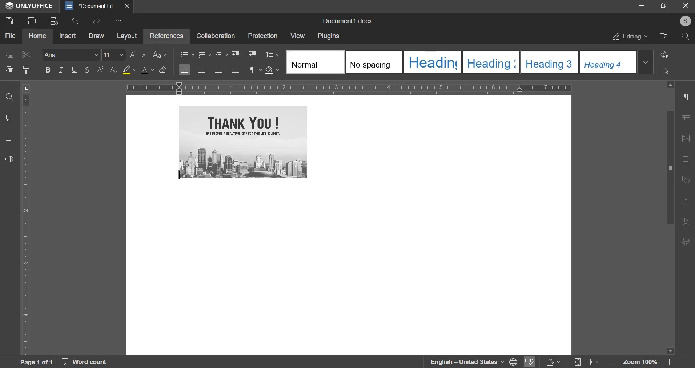 This screenshot has width=695, height=368. What do you see at coordinates (9, 159) in the screenshot?
I see `feedback` at bounding box center [9, 159].